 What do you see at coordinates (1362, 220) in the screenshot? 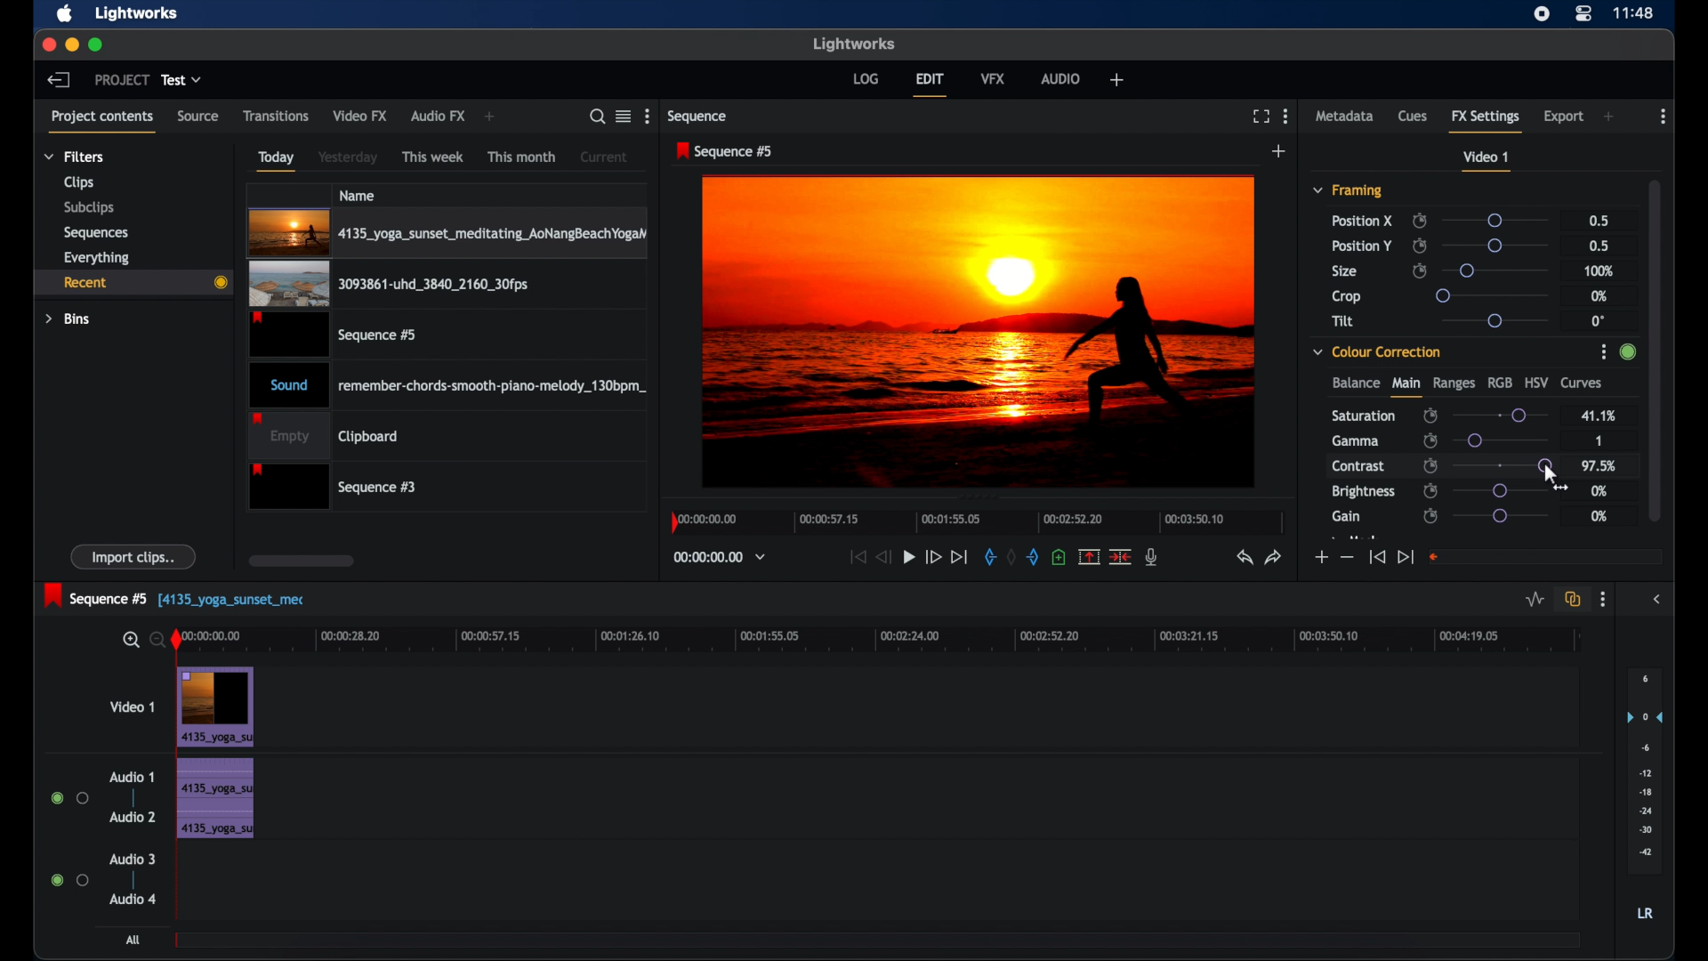
I see `position x` at bounding box center [1362, 220].